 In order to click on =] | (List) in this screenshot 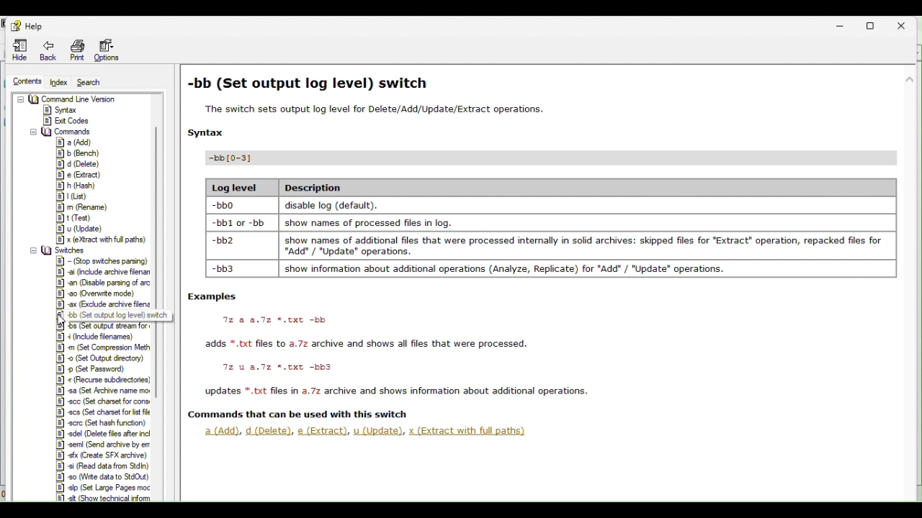, I will do `click(73, 196)`.